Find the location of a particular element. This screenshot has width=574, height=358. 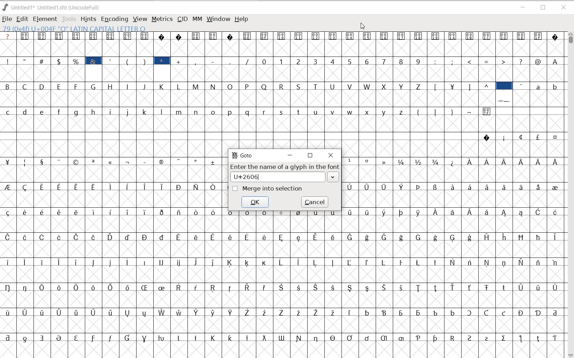

ELEMENT is located at coordinates (45, 19).